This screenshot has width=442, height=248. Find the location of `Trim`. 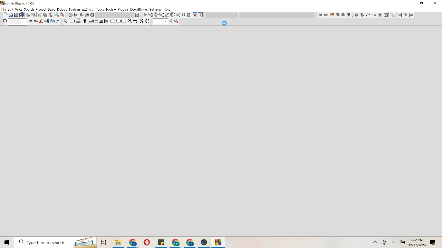

Trim is located at coordinates (39, 14).